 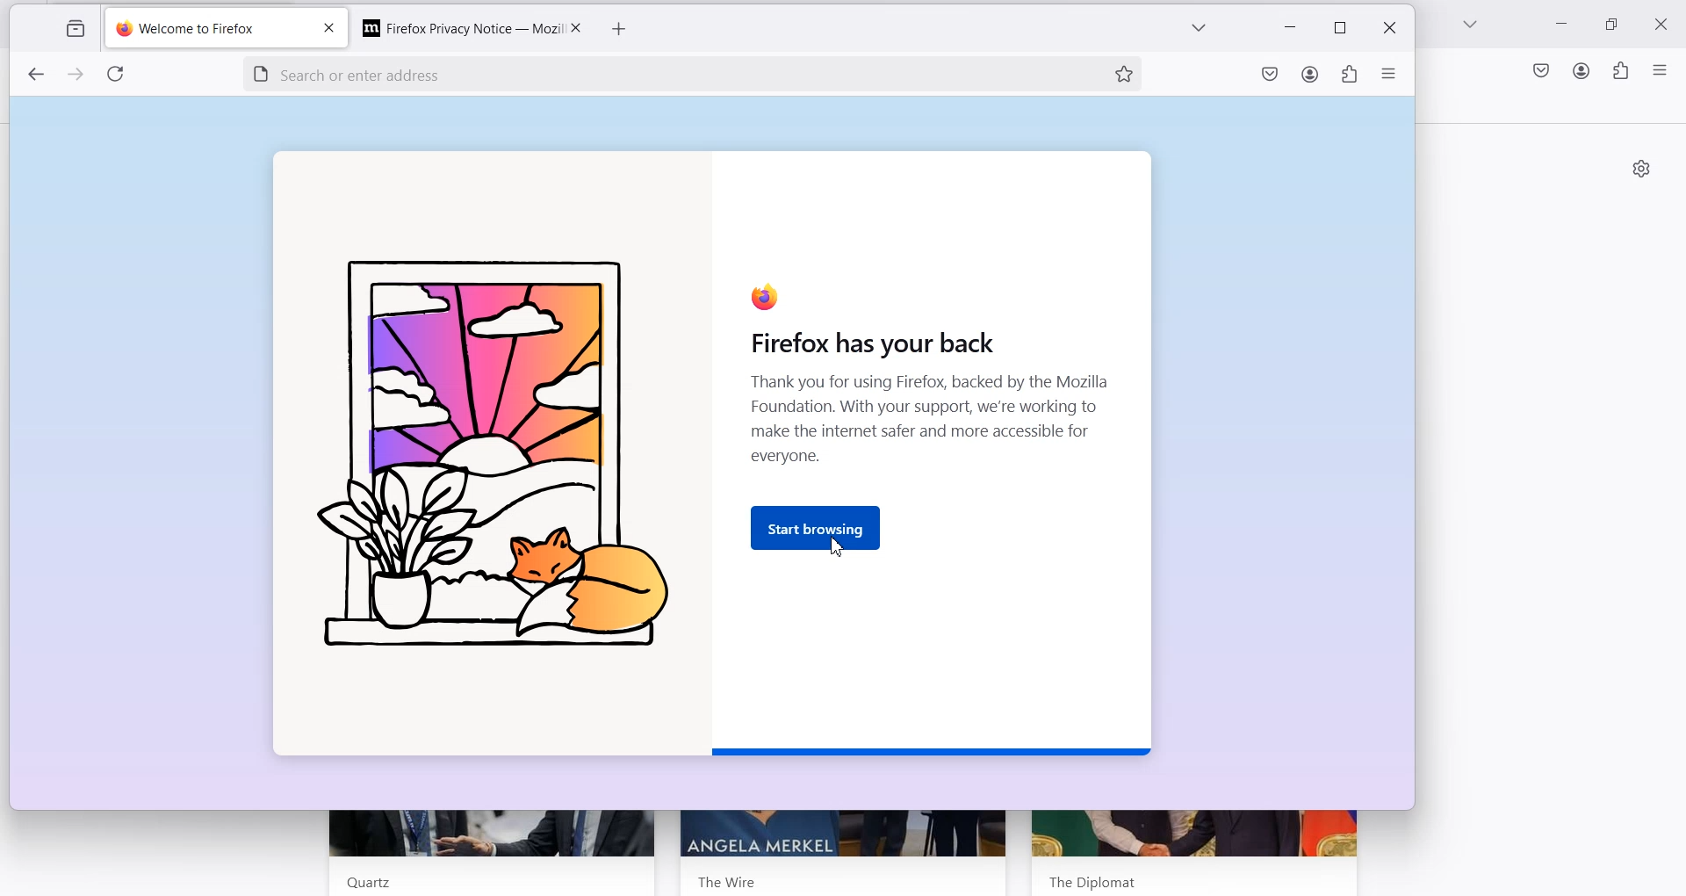 I want to click on next page, so click(x=77, y=76).